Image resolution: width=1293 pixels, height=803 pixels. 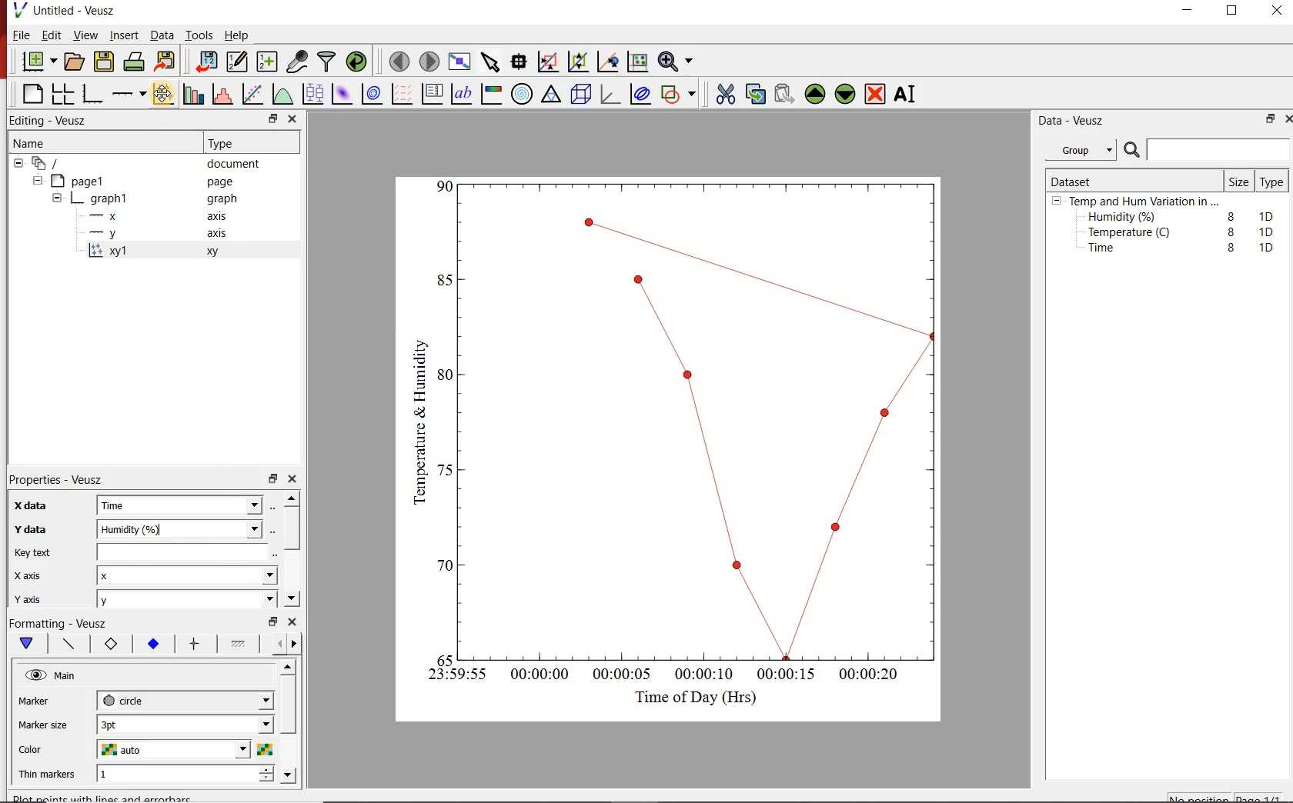 What do you see at coordinates (297, 479) in the screenshot?
I see `close` at bounding box center [297, 479].